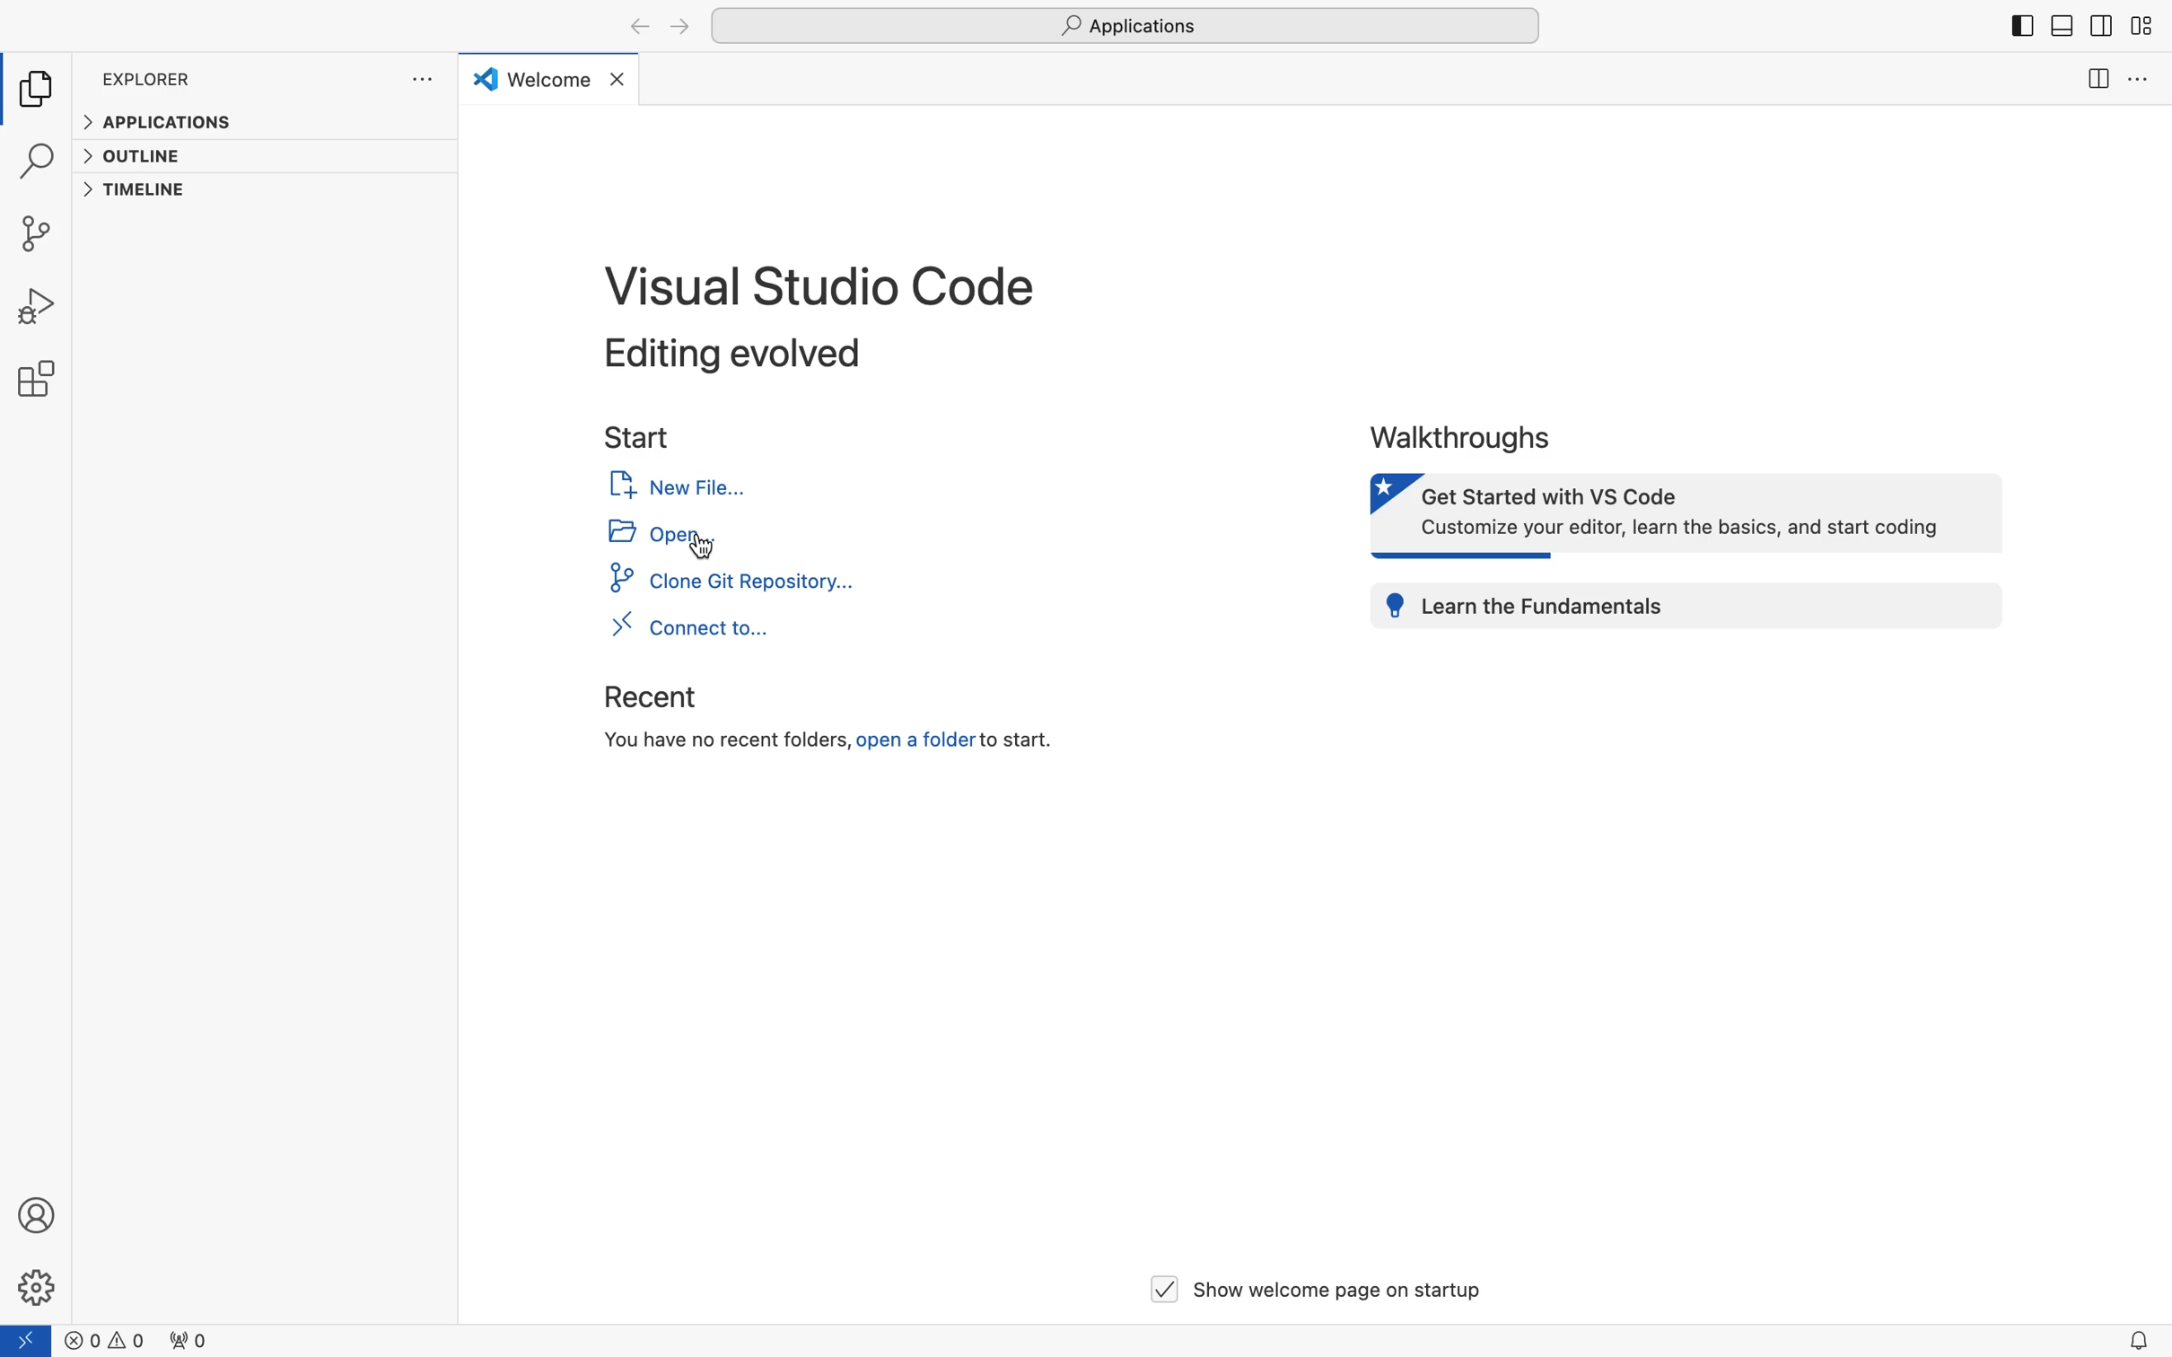 This screenshot has height=1357, width=2172. What do you see at coordinates (41, 233) in the screenshot?
I see `source control` at bounding box center [41, 233].